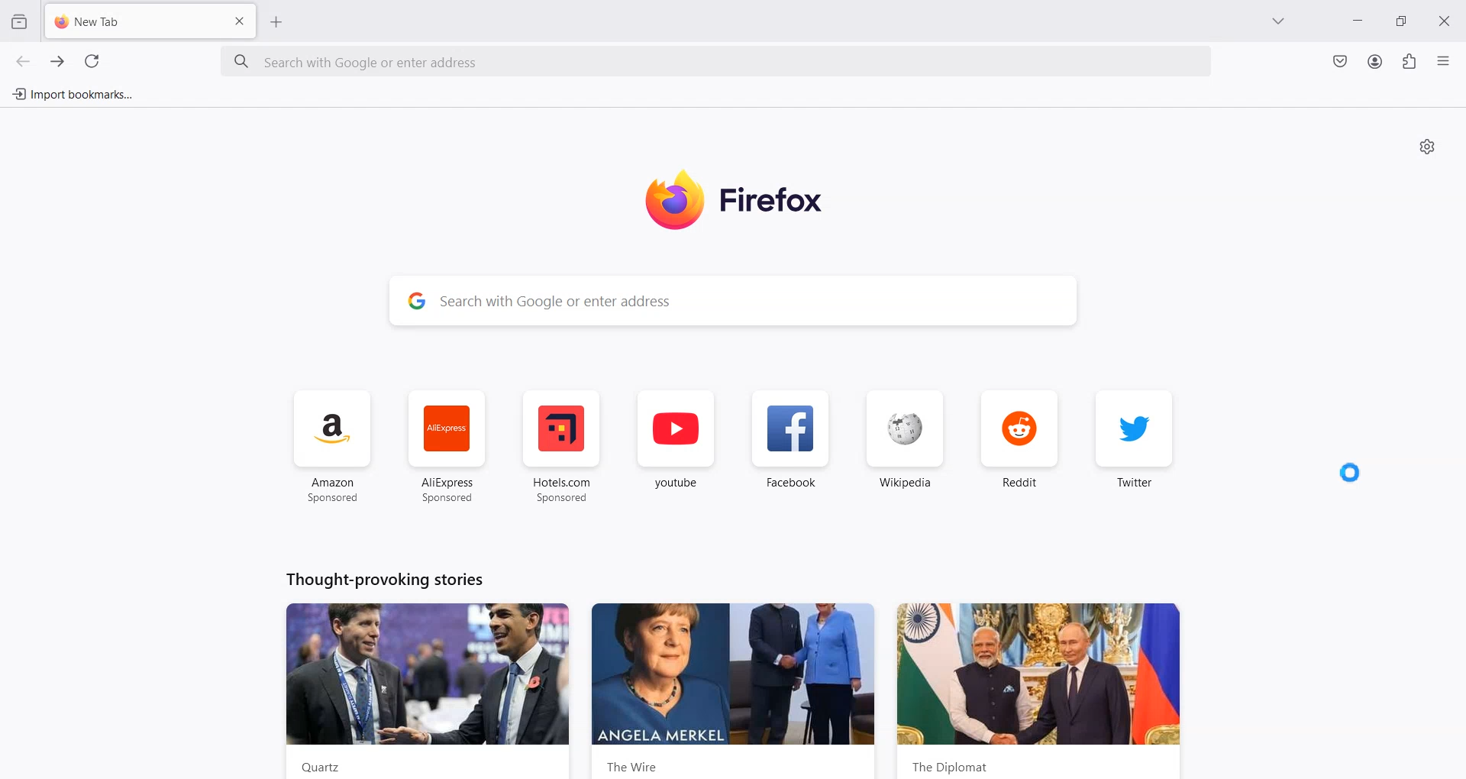 The width and height of the screenshot is (1466, 779). Describe the element at coordinates (1448, 20) in the screenshot. I see `Close` at that location.